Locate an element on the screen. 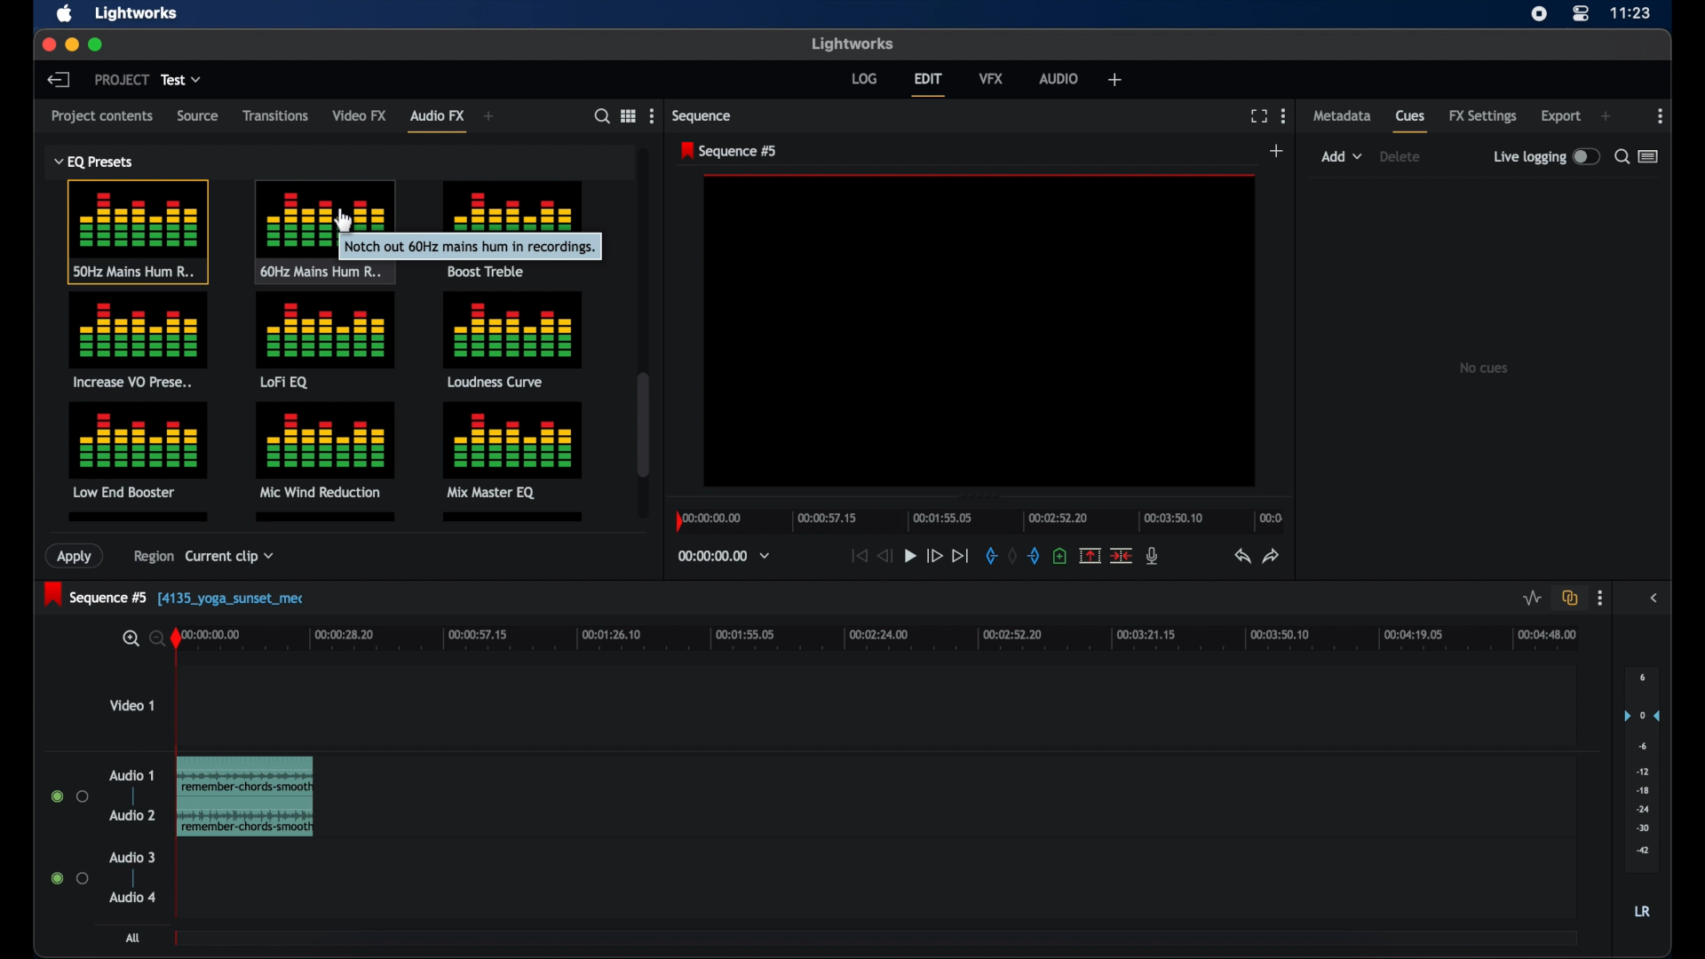 The image size is (1705, 959). clear marks is located at coordinates (1011, 554).